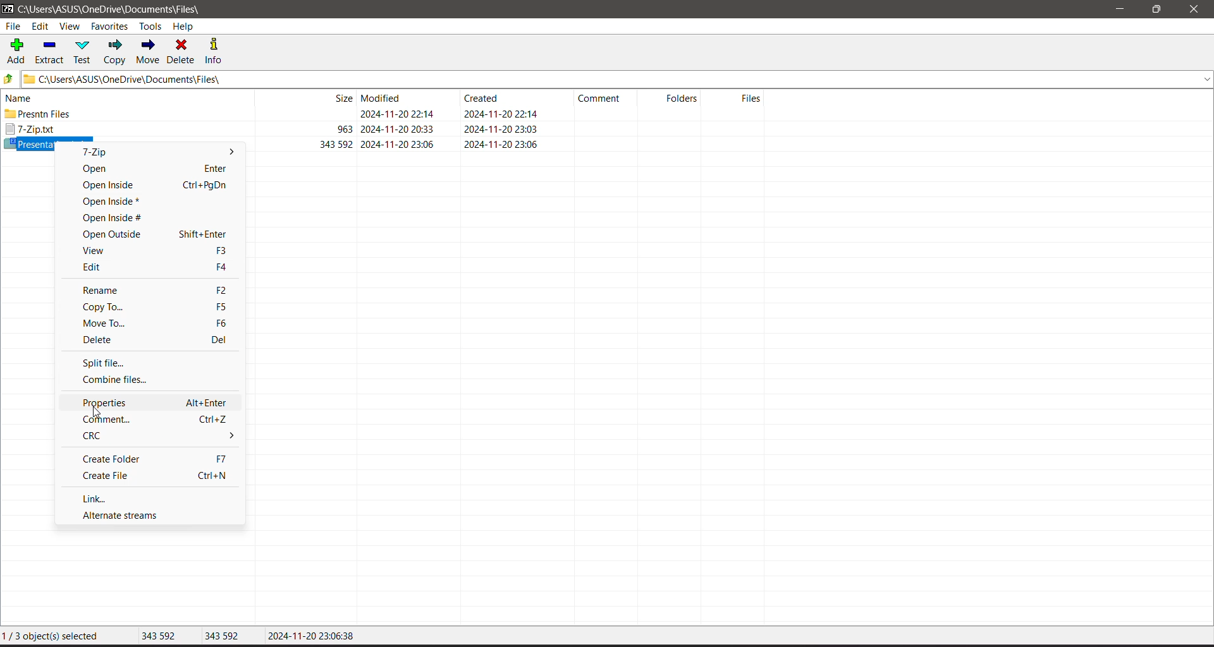  I want to click on Combine files, so click(124, 380).